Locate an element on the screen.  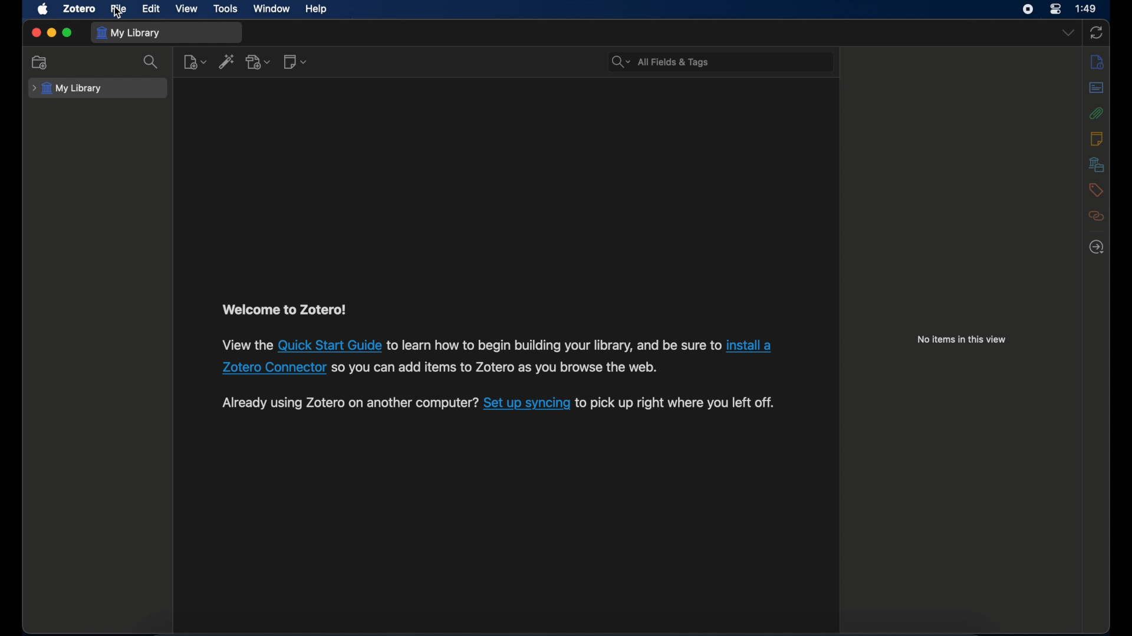
related is located at coordinates (1097, 217).